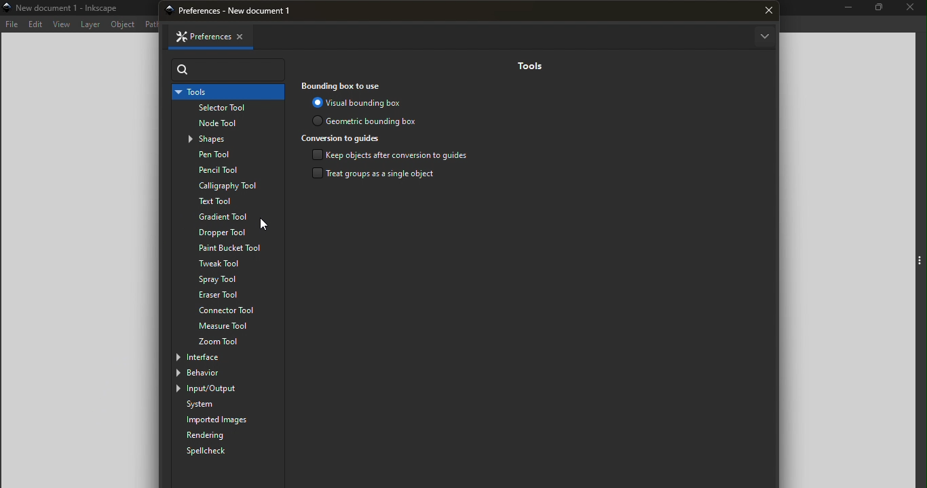 This screenshot has width=927, height=488. I want to click on Preferences, so click(197, 37).